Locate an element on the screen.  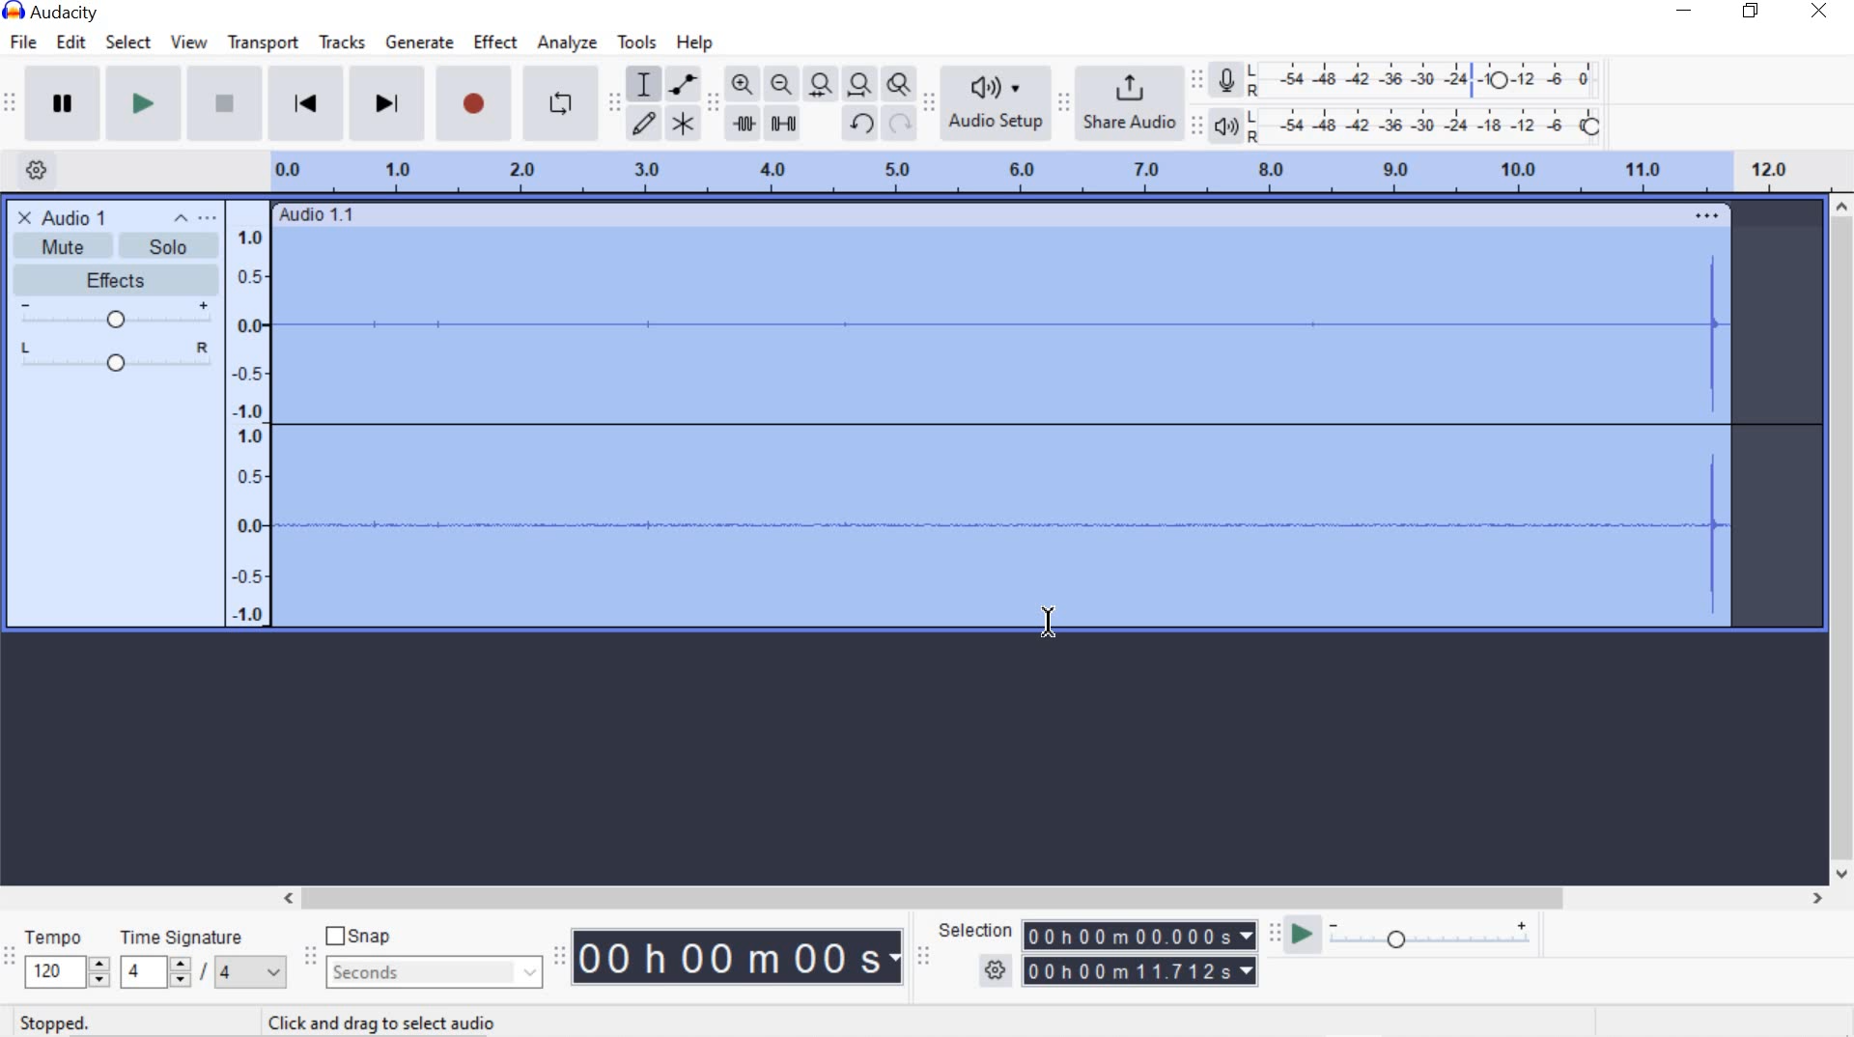
restore down is located at coordinates (1755, 12).